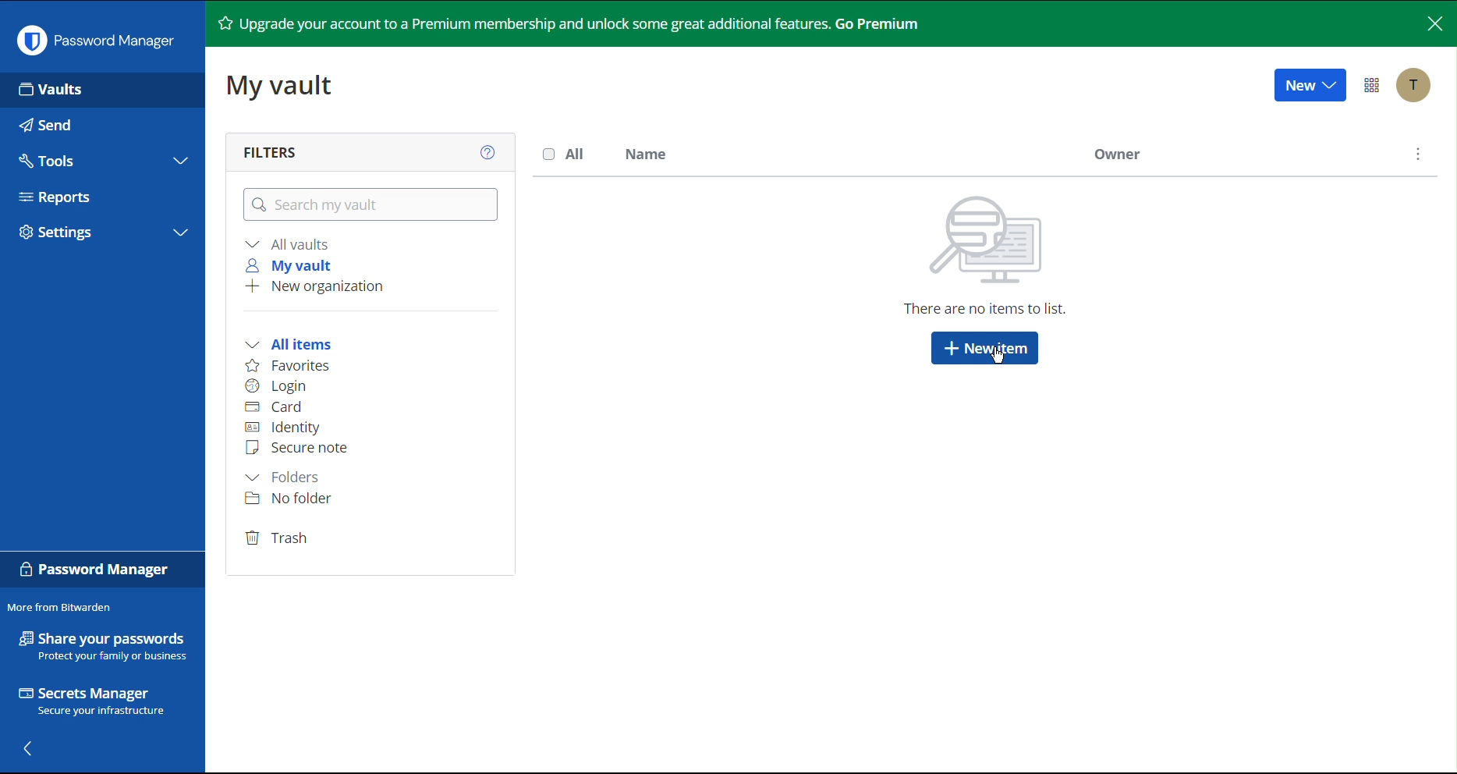 This screenshot has height=774, width=1457. I want to click on New, so click(1310, 84).